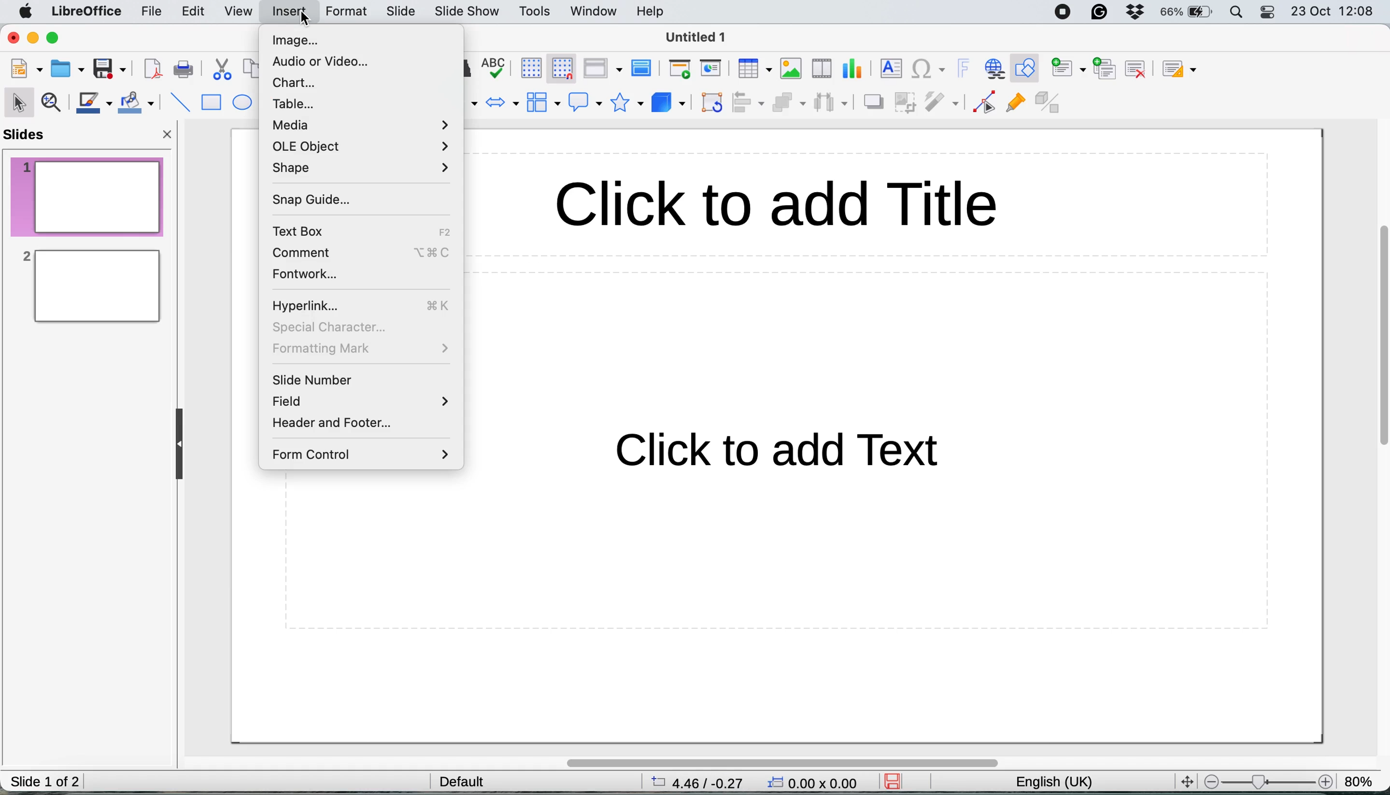 The image size is (1390, 795). Describe the element at coordinates (320, 61) in the screenshot. I see `audio or video` at that location.